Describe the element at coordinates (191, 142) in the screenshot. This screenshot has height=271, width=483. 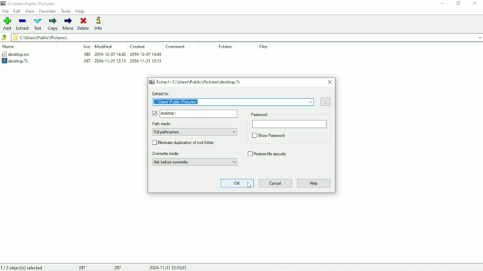
I see `Eliminate duplication of root folder` at that location.